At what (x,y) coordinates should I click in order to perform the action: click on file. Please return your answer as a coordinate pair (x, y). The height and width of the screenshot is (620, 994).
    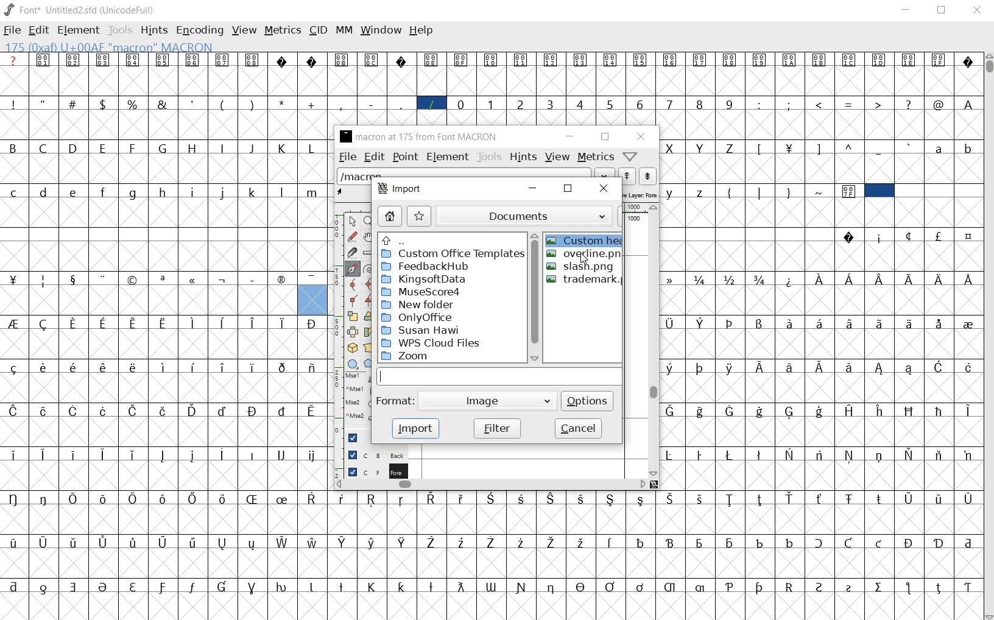
    Looking at the image, I should click on (346, 157).